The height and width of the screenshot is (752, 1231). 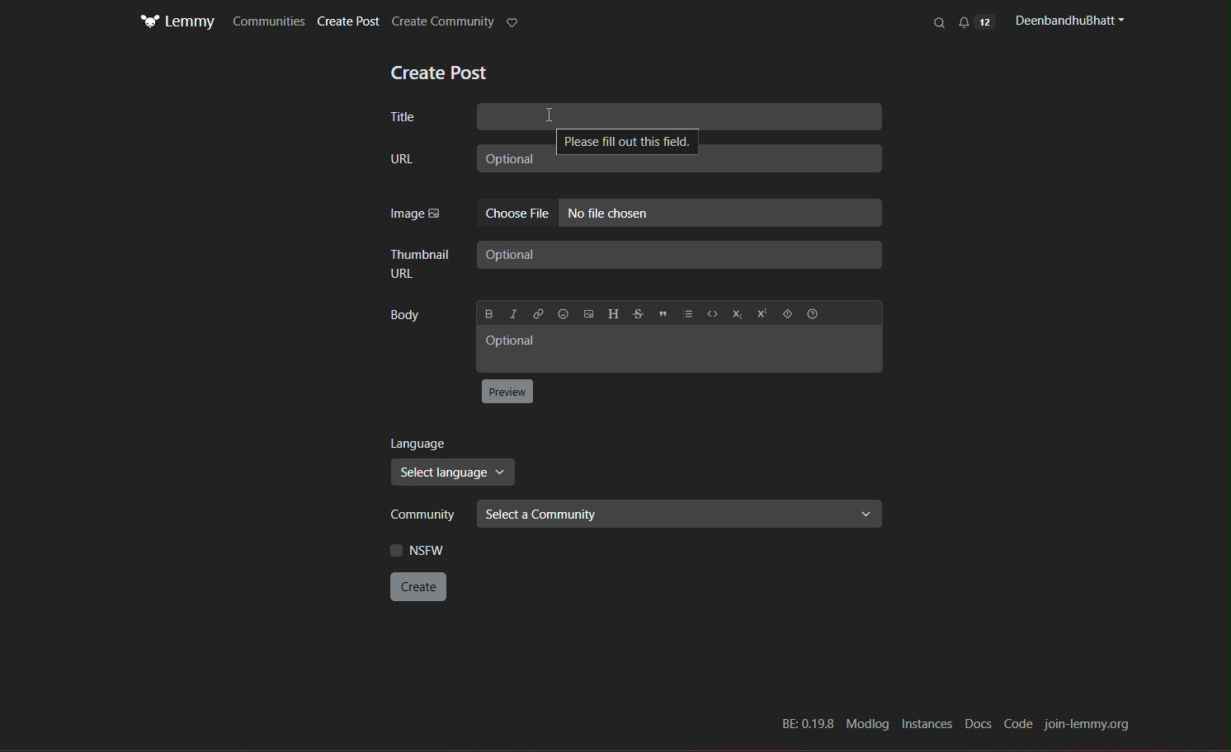 I want to click on Body, so click(x=409, y=317).